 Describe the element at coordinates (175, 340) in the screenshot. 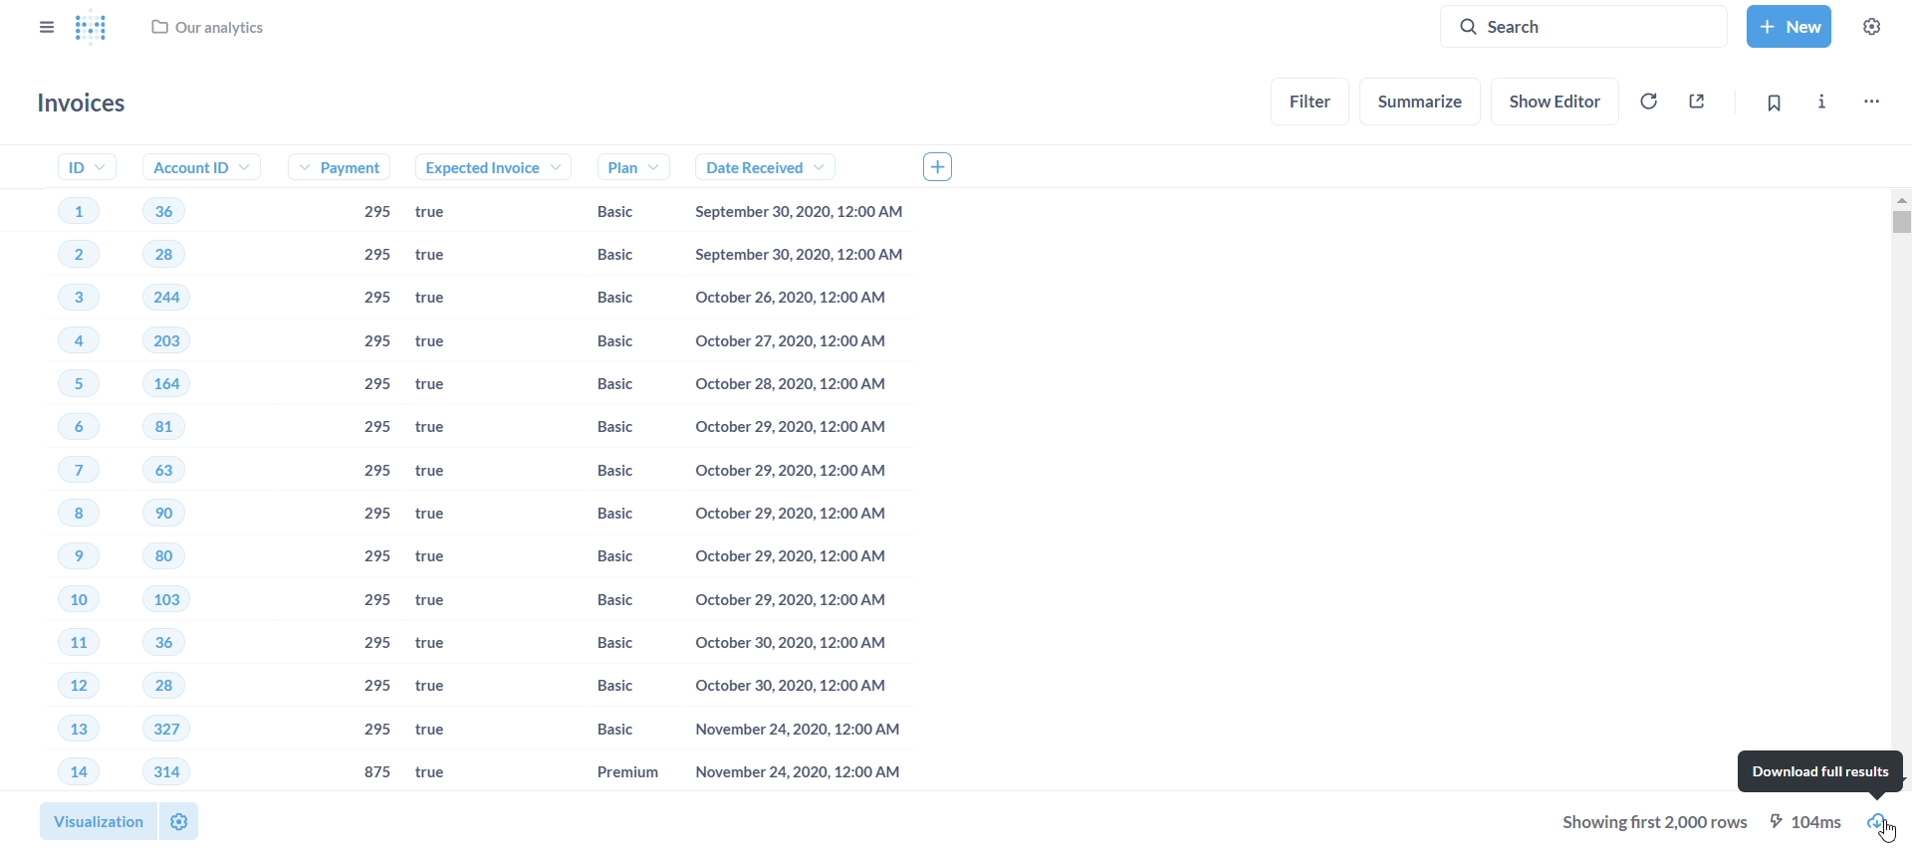

I see `203` at that location.